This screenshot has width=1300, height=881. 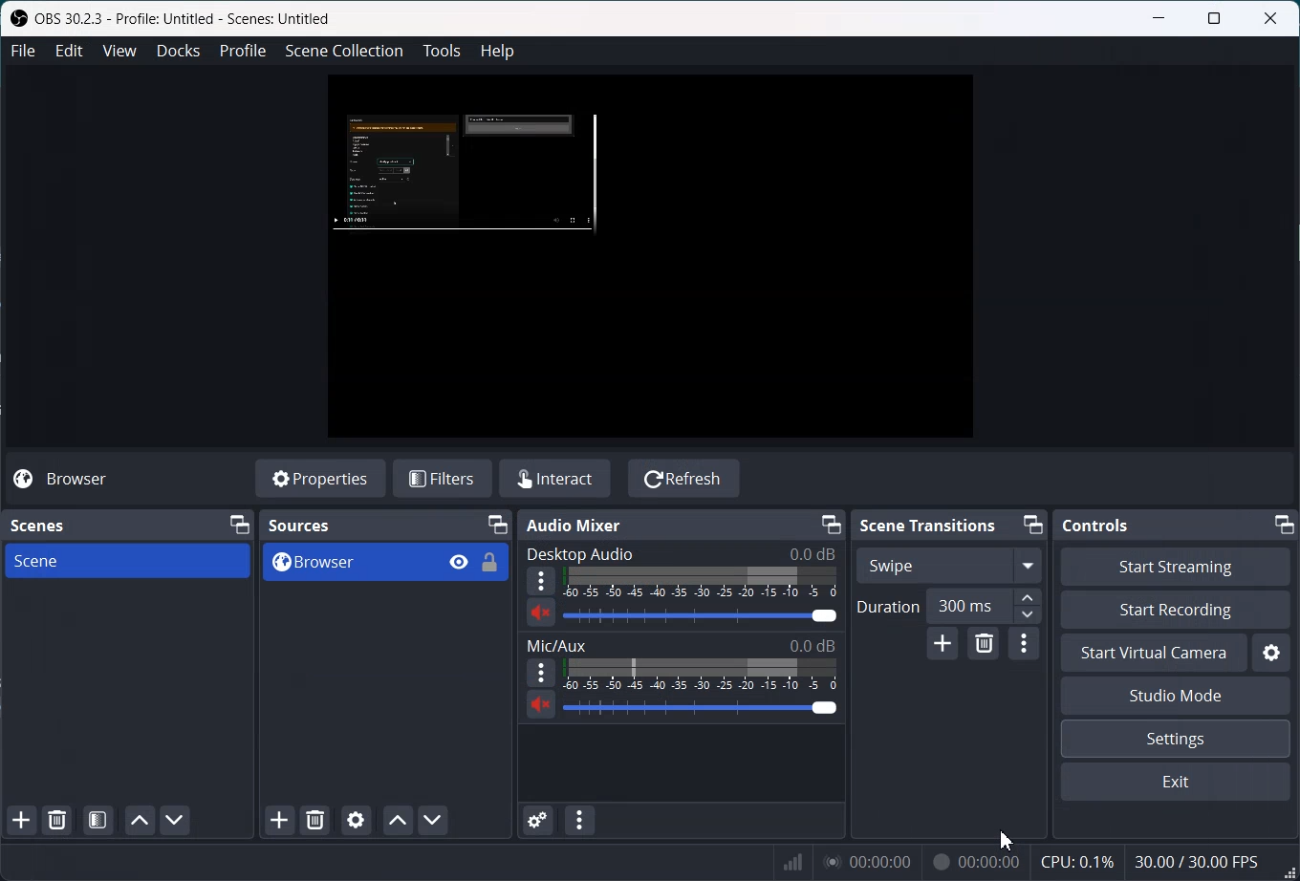 What do you see at coordinates (701, 583) in the screenshot?
I see `Volume Indicator` at bounding box center [701, 583].